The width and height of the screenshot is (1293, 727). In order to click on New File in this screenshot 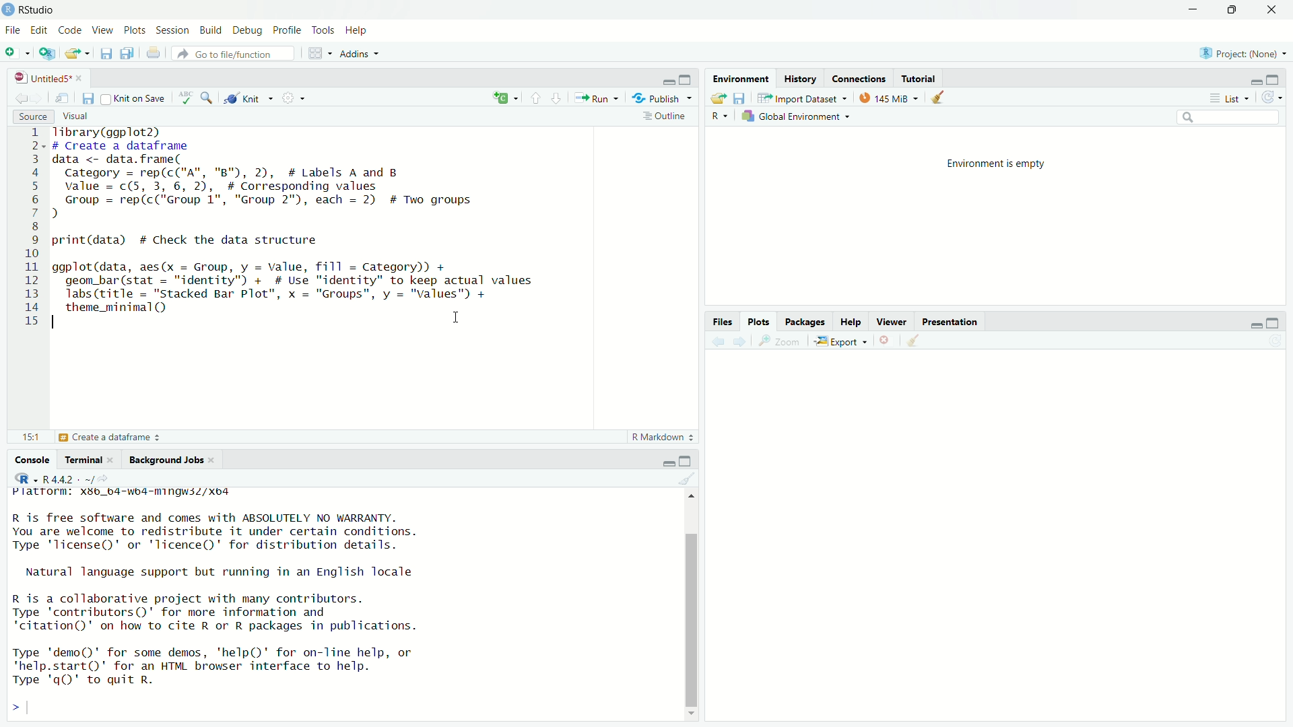, I will do `click(19, 53)`.